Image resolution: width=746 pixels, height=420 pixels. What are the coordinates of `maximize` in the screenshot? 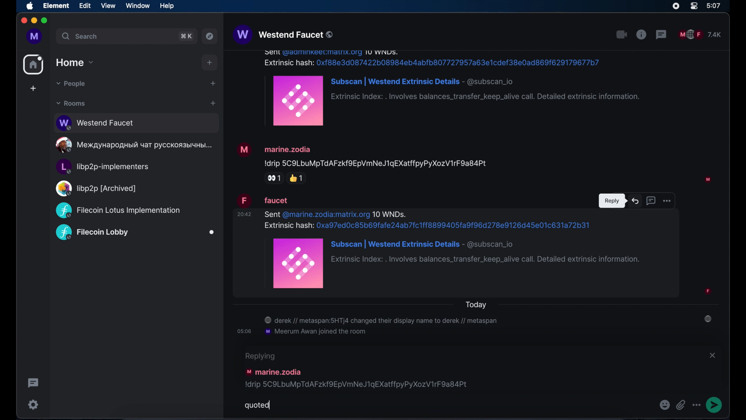 It's located at (45, 21).